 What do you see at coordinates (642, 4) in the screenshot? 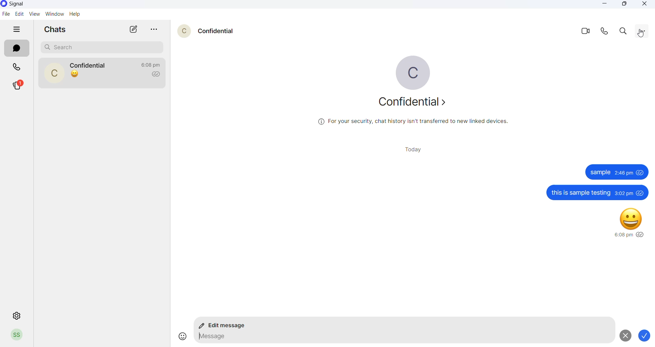
I see `close` at bounding box center [642, 4].